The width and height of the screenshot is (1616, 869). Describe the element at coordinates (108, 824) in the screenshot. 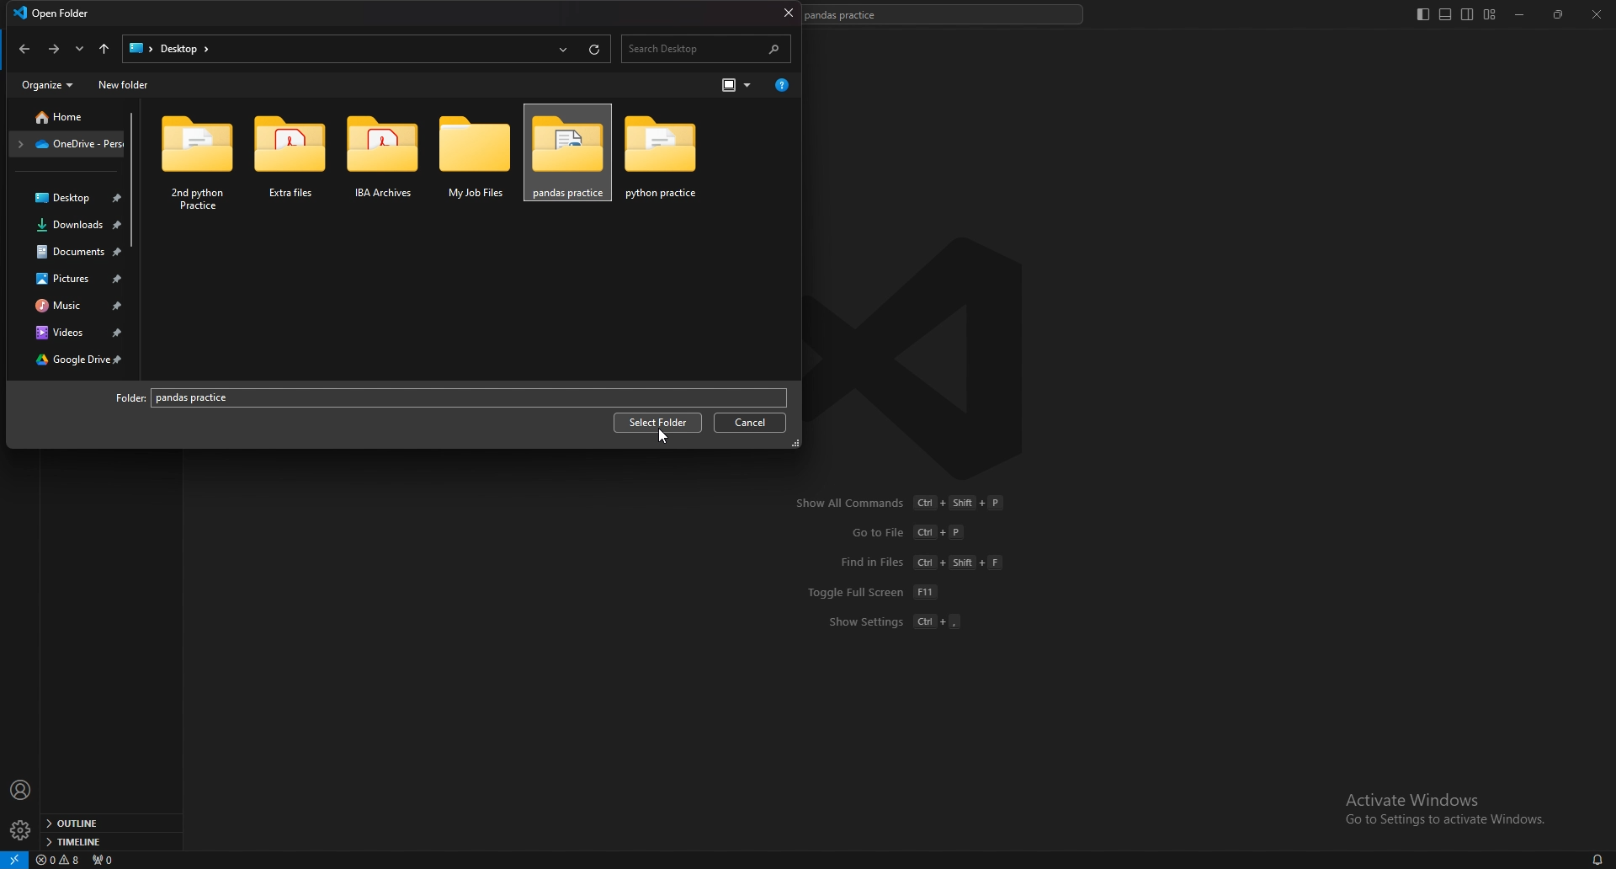

I see `outline` at that location.